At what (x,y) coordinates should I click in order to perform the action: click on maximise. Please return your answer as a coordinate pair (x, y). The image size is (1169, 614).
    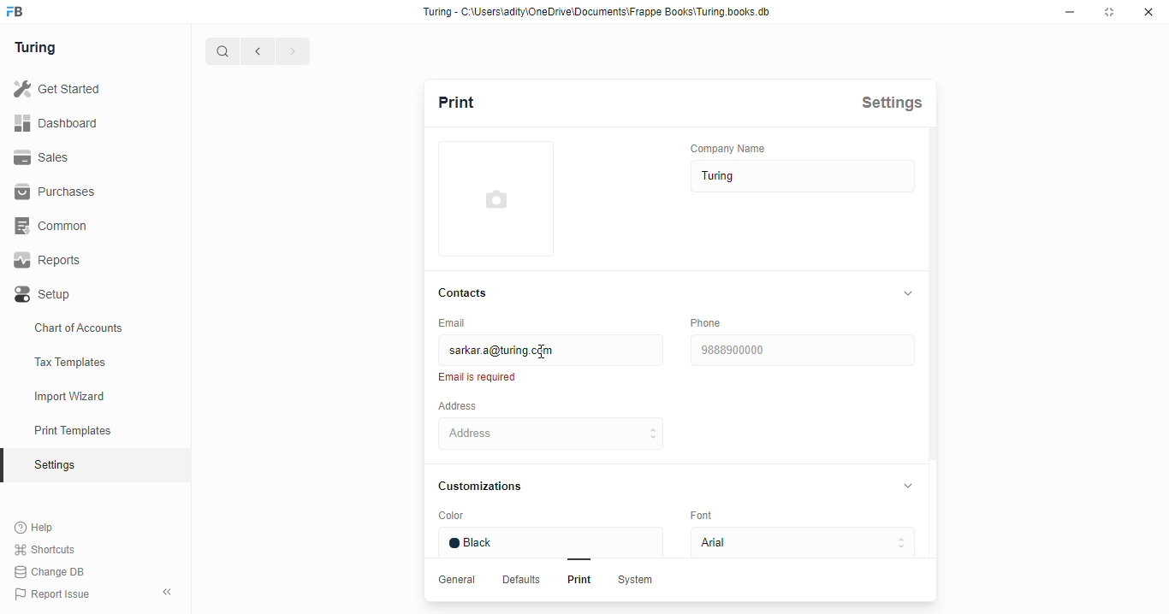
    Looking at the image, I should click on (1112, 13).